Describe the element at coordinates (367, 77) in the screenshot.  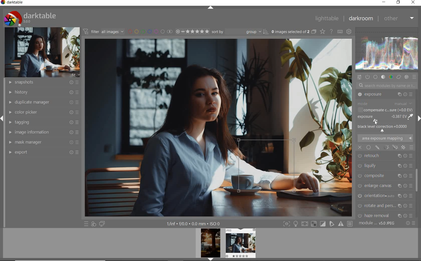
I see `SHOW ONLY ACTIVE MODULES` at that location.